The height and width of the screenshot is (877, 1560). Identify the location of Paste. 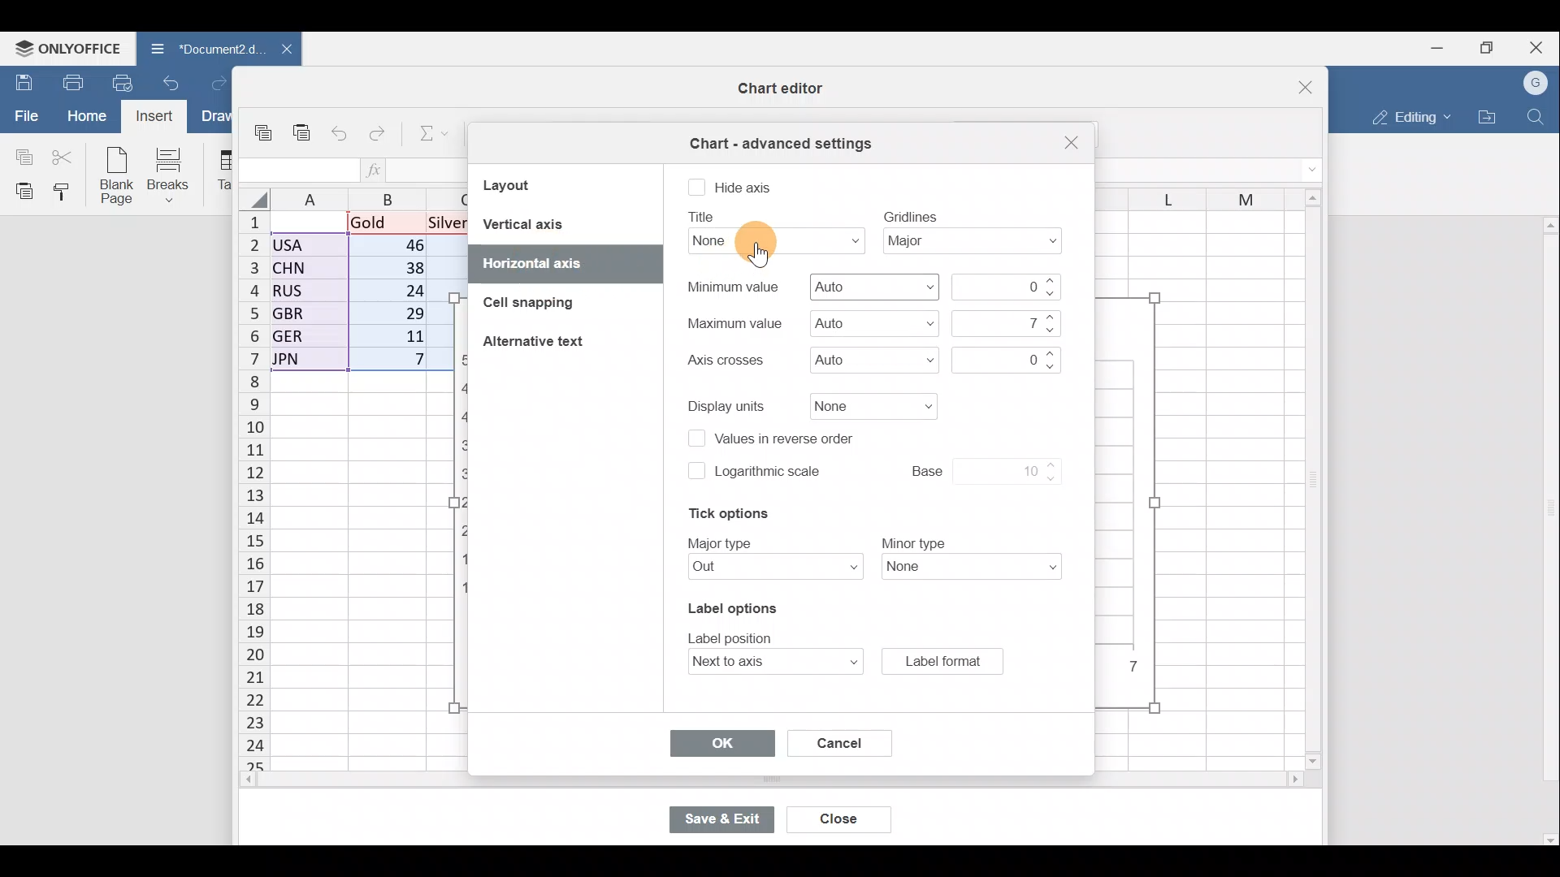
(20, 191).